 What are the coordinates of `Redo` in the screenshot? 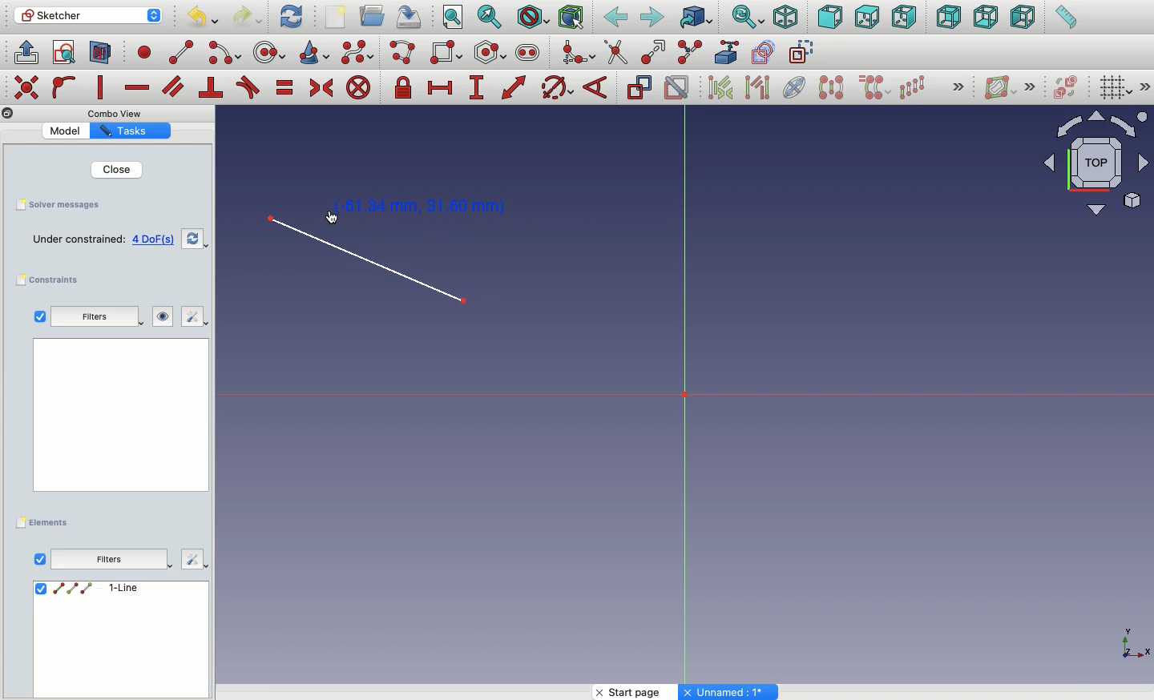 It's located at (248, 17).